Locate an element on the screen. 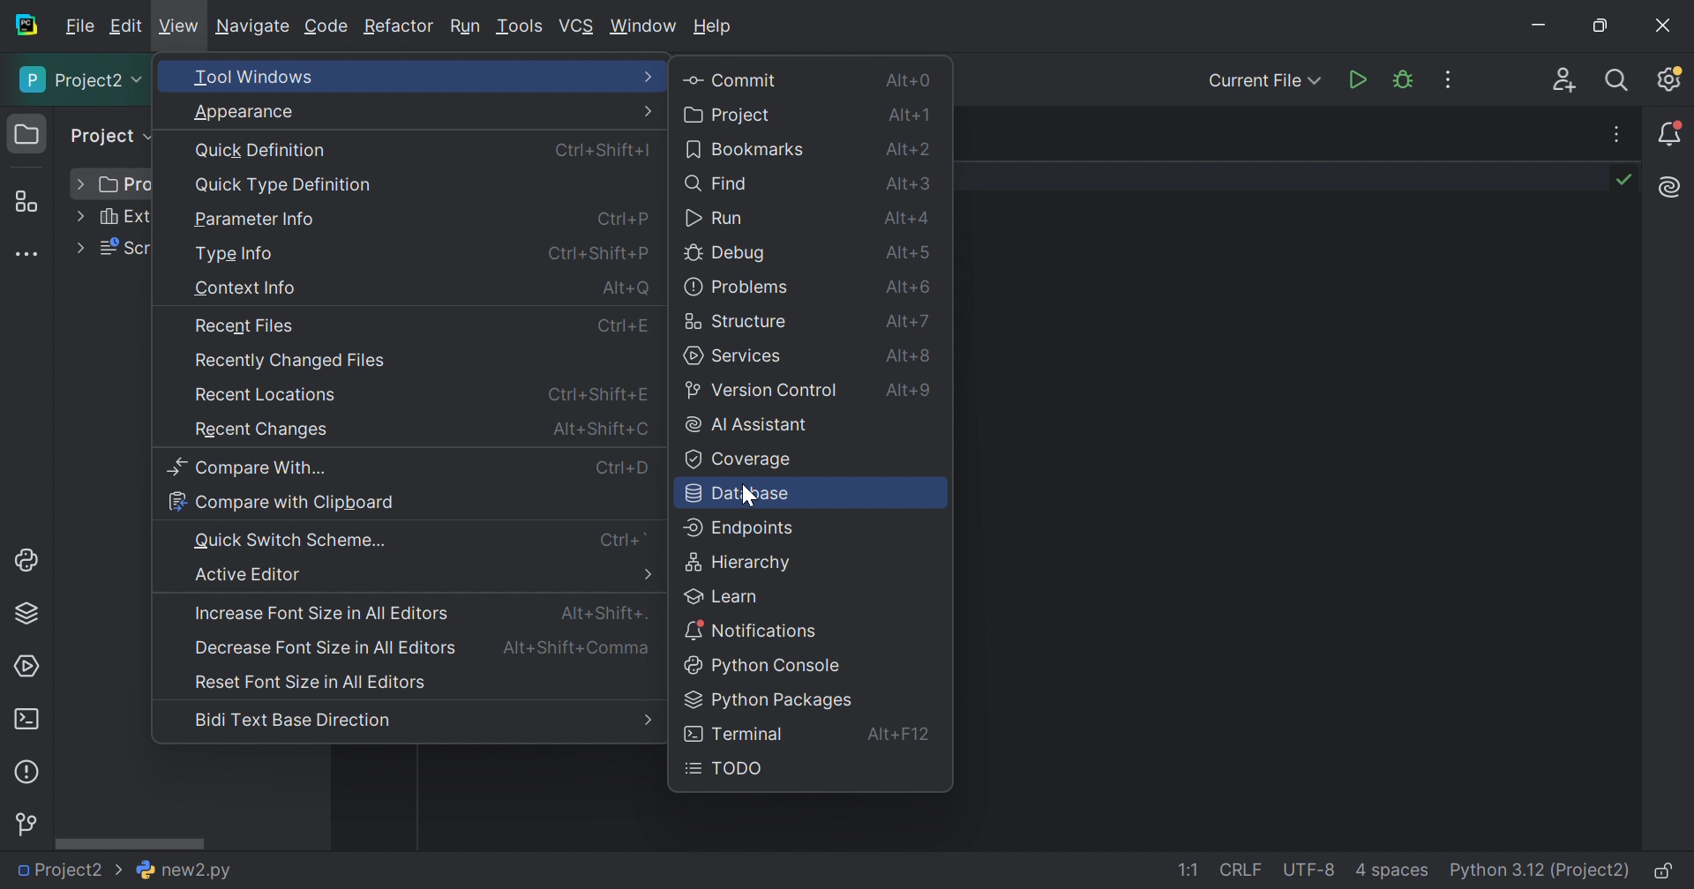 This screenshot has height=889, width=1694. Run is located at coordinates (1355, 79).